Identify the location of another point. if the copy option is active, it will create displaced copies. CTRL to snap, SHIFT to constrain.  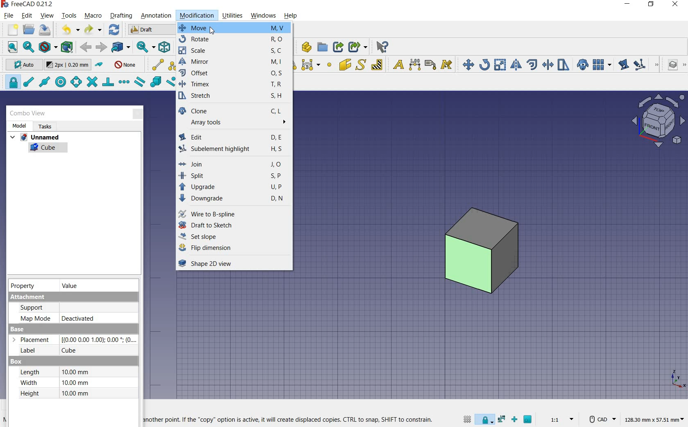
(290, 420).